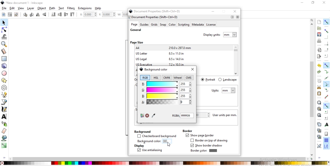  I want to click on edit paths by nodes, so click(4, 30).